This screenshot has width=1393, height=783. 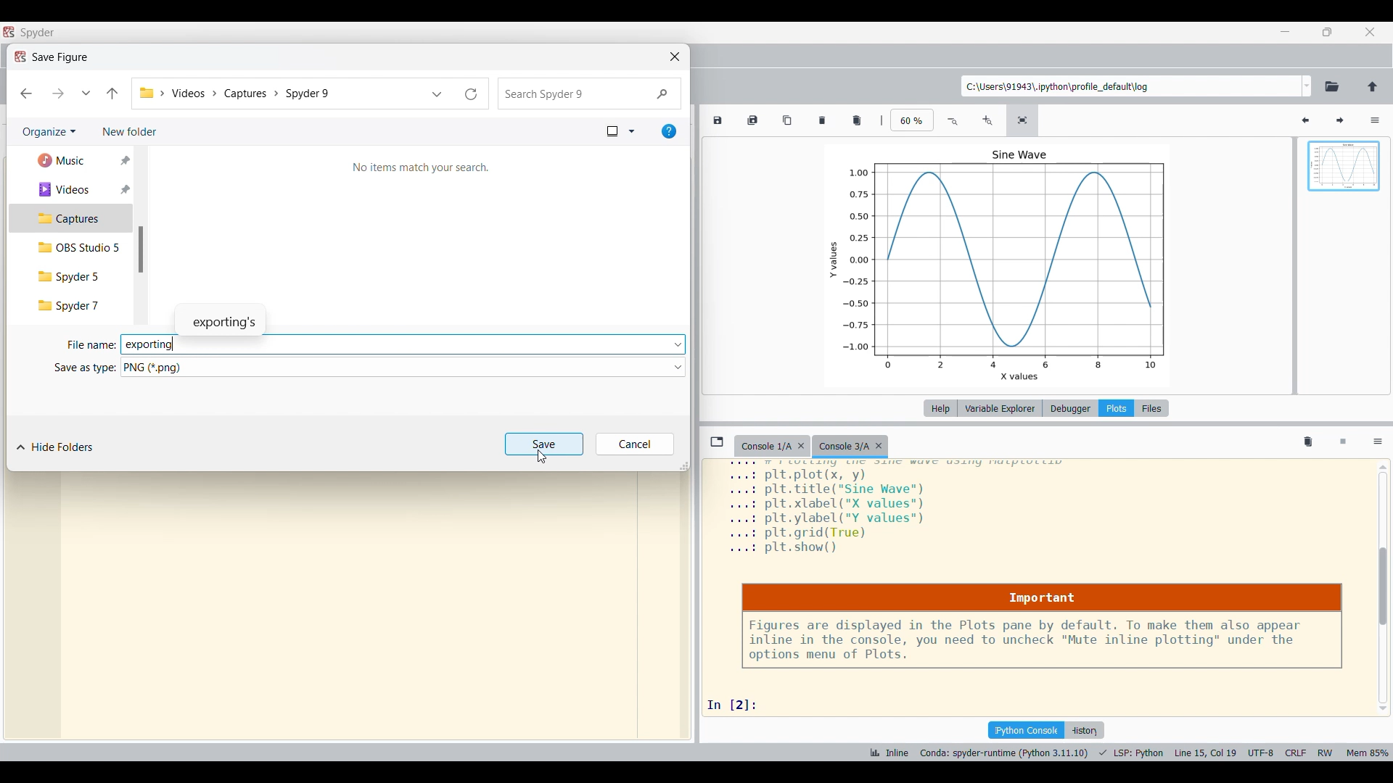 What do you see at coordinates (590, 94) in the screenshot?
I see `Search` at bounding box center [590, 94].